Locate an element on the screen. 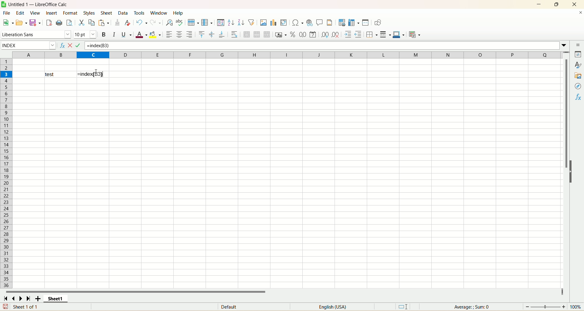  font size is located at coordinates (85, 35).